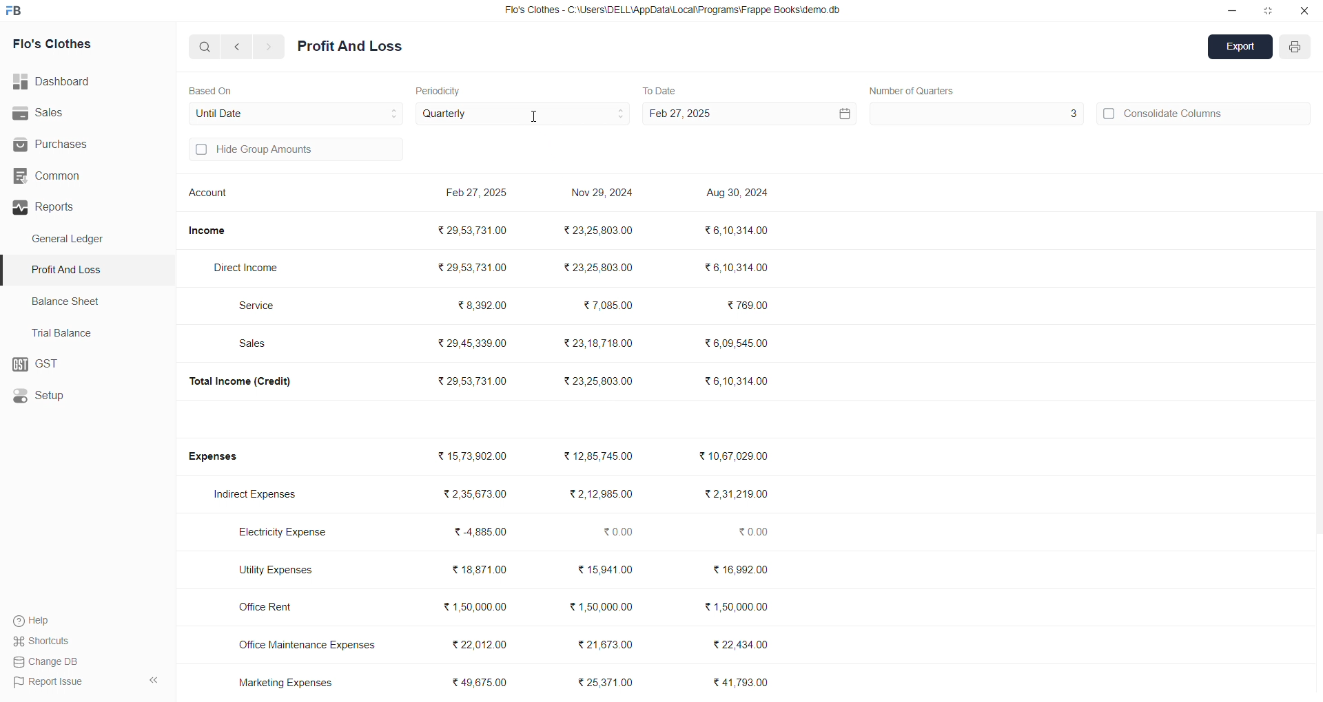 This screenshot has height=702, width=1323. What do you see at coordinates (741, 570) in the screenshot?
I see `₹16,992.00` at bounding box center [741, 570].